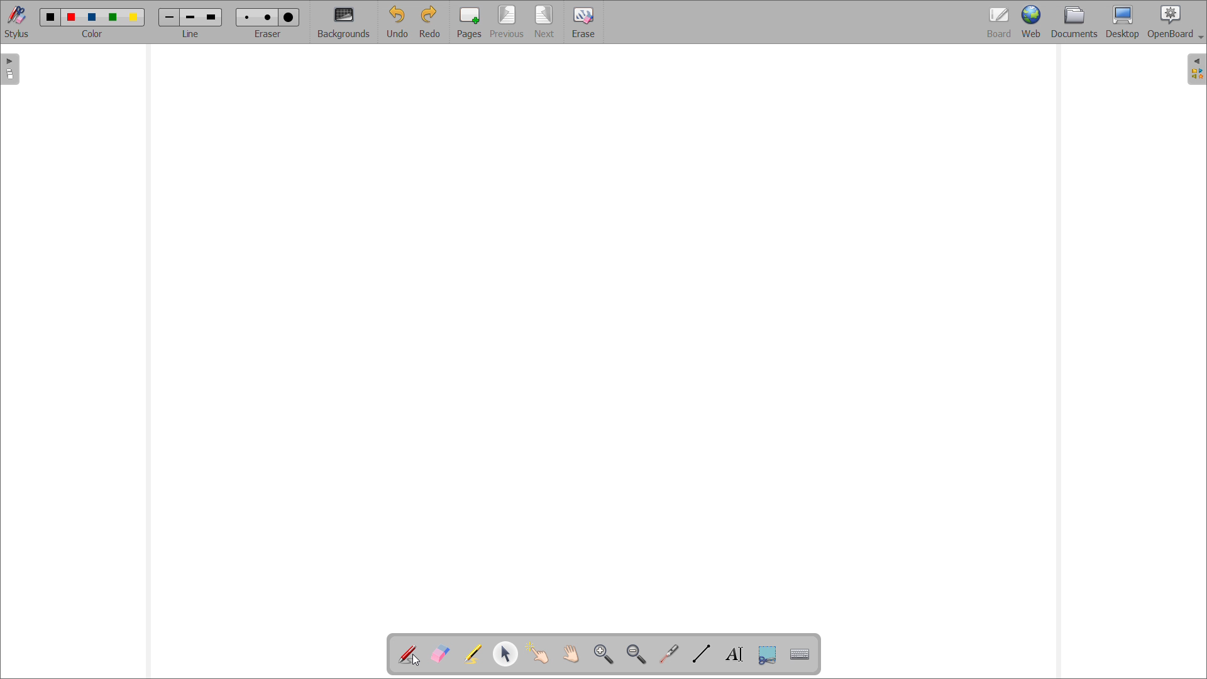 The height and width of the screenshot is (679, 1207). I want to click on select line width, so click(190, 35).